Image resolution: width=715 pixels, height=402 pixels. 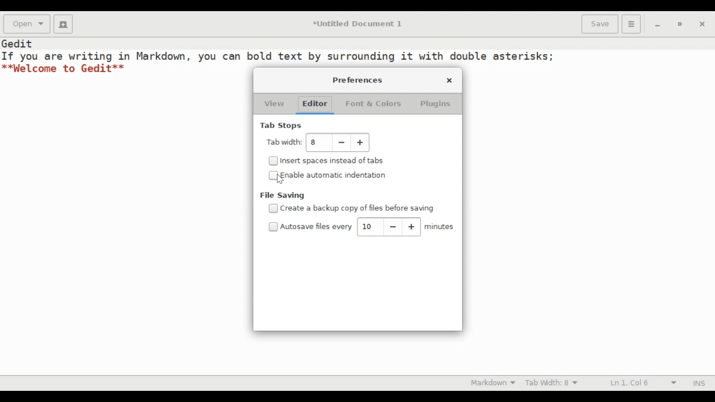 What do you see at coordinates (372, 103) in the screenshot?
I see `Font & Colors` at bounding box center [372, 103].